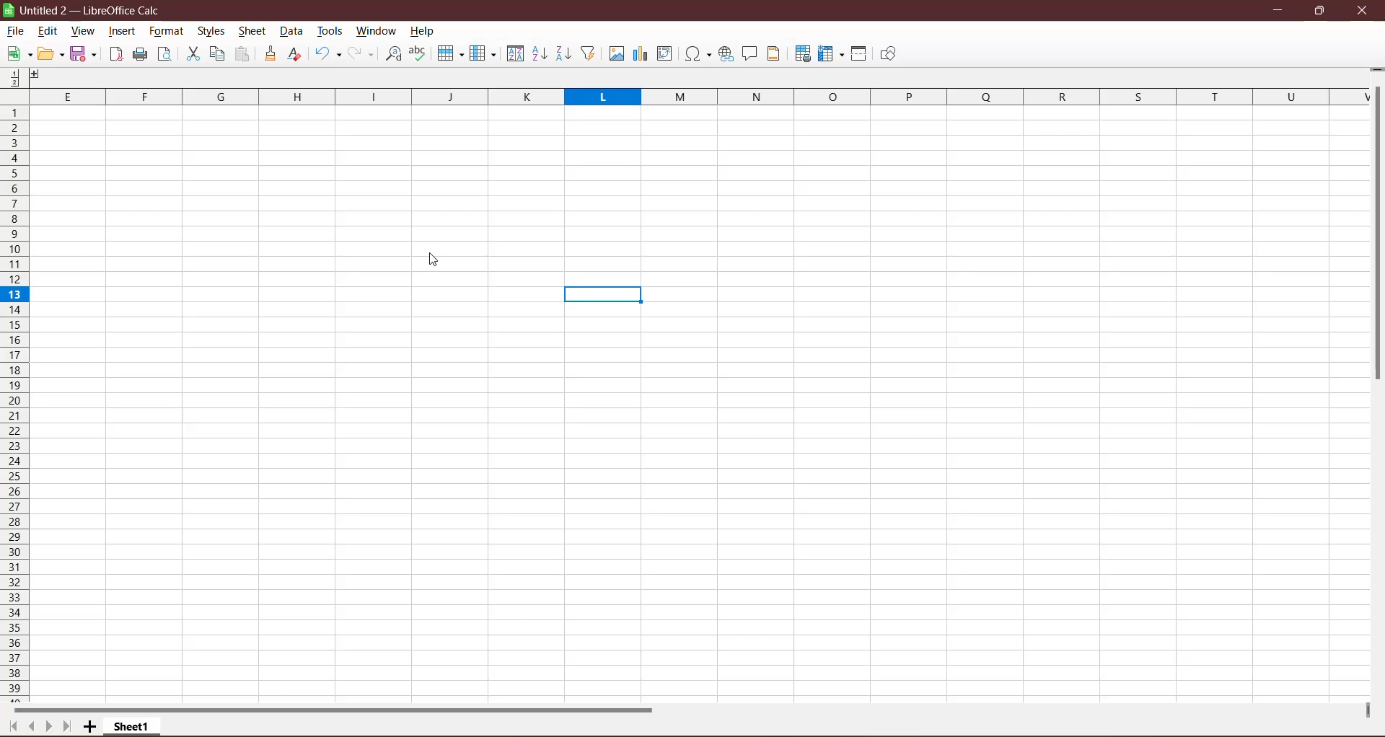 This screenshot has width=1385, height=737. I want to click on Data, so click(291, 31).